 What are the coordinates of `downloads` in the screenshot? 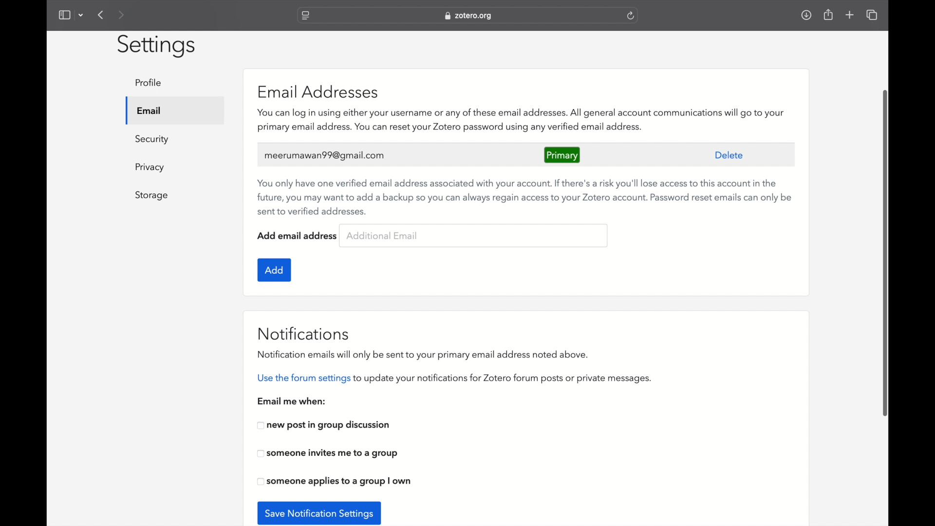 It's located at (806, 16).